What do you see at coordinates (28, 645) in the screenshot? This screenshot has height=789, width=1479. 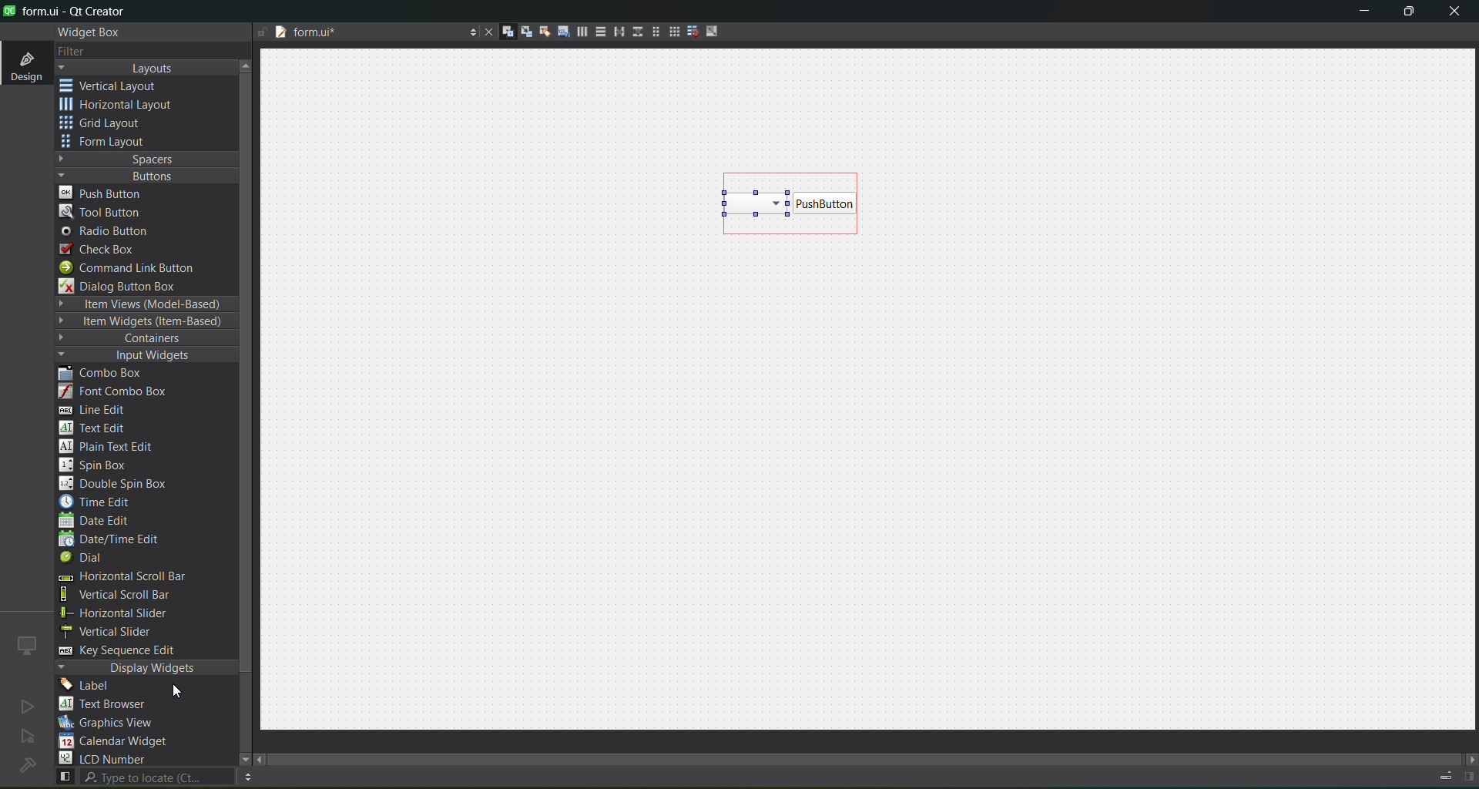 I see `icon` at bounding box center [28, 645].